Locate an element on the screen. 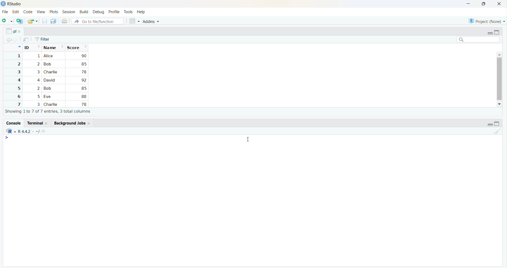 This screenshot has width=507, height=268. Project (None) is located at coordinates (486, 21).